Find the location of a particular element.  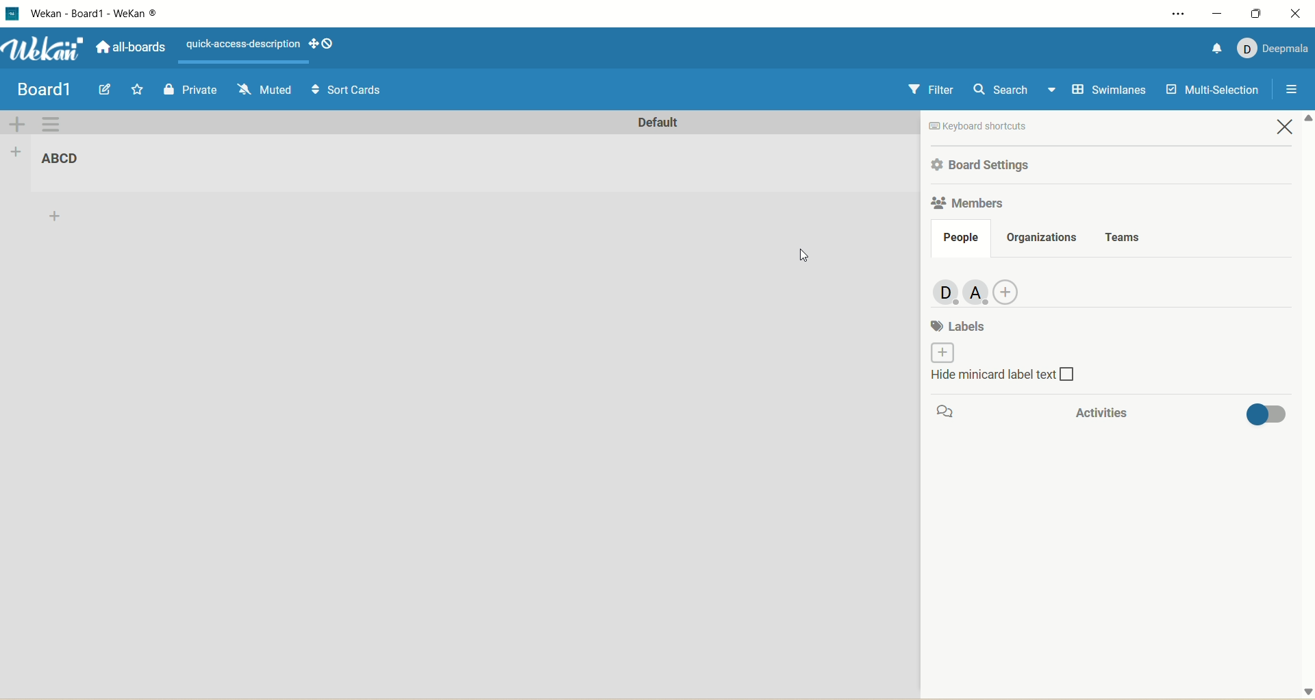

Start is located at coordinates (139, 89).